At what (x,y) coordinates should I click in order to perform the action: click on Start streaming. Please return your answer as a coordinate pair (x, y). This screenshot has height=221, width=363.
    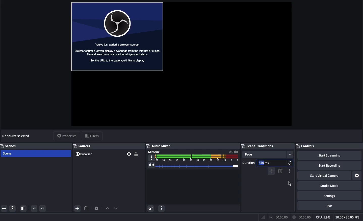
    Looking at the image, I should click on (328, 155).